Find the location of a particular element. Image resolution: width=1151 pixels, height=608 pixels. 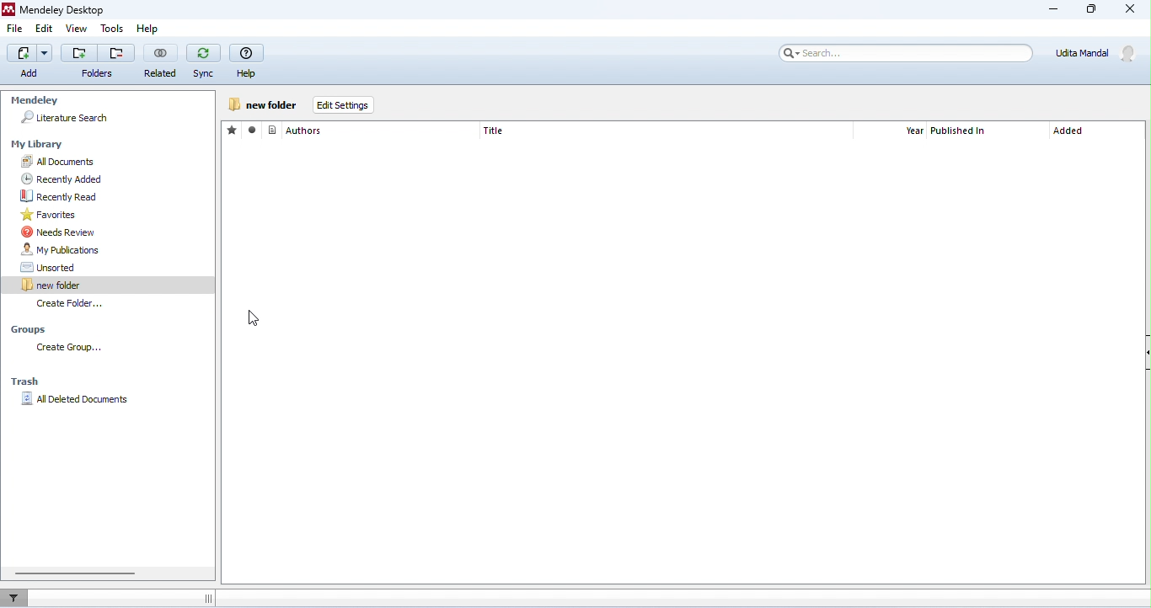

help is located at coordinates (247, 61).